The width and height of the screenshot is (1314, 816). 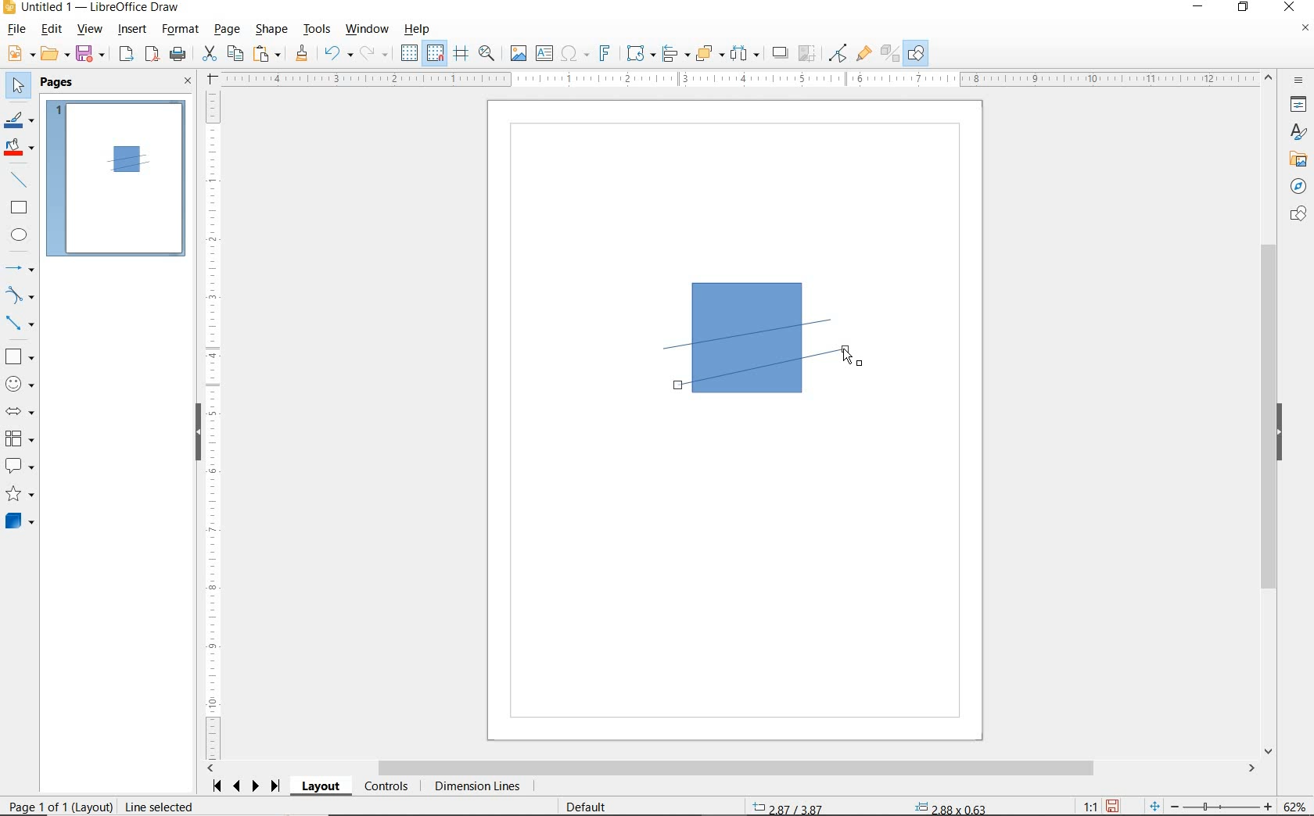 What do you see at coordinates (127, 159) in the screenshot?
I see `LINE ADDED` at bounding box center [127, 159].